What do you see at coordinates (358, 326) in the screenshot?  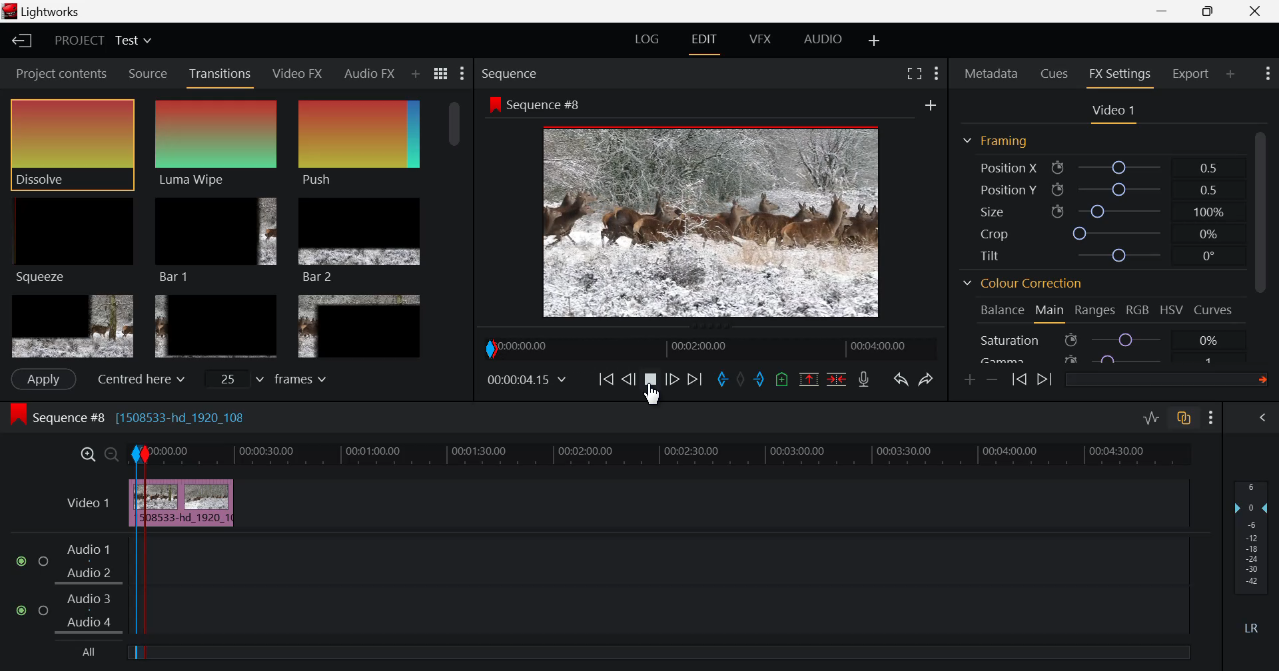 I see `Box 6` at bounding box center [358, 326].